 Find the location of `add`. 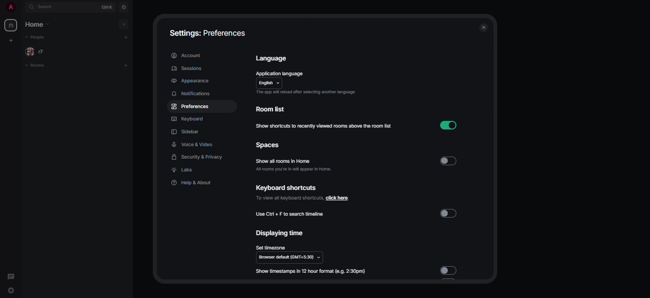

add is located at coordinates (127, 64).